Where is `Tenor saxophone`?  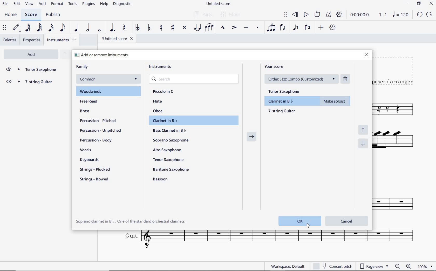
Tenor saxophone is located at coordinates (37, 70).